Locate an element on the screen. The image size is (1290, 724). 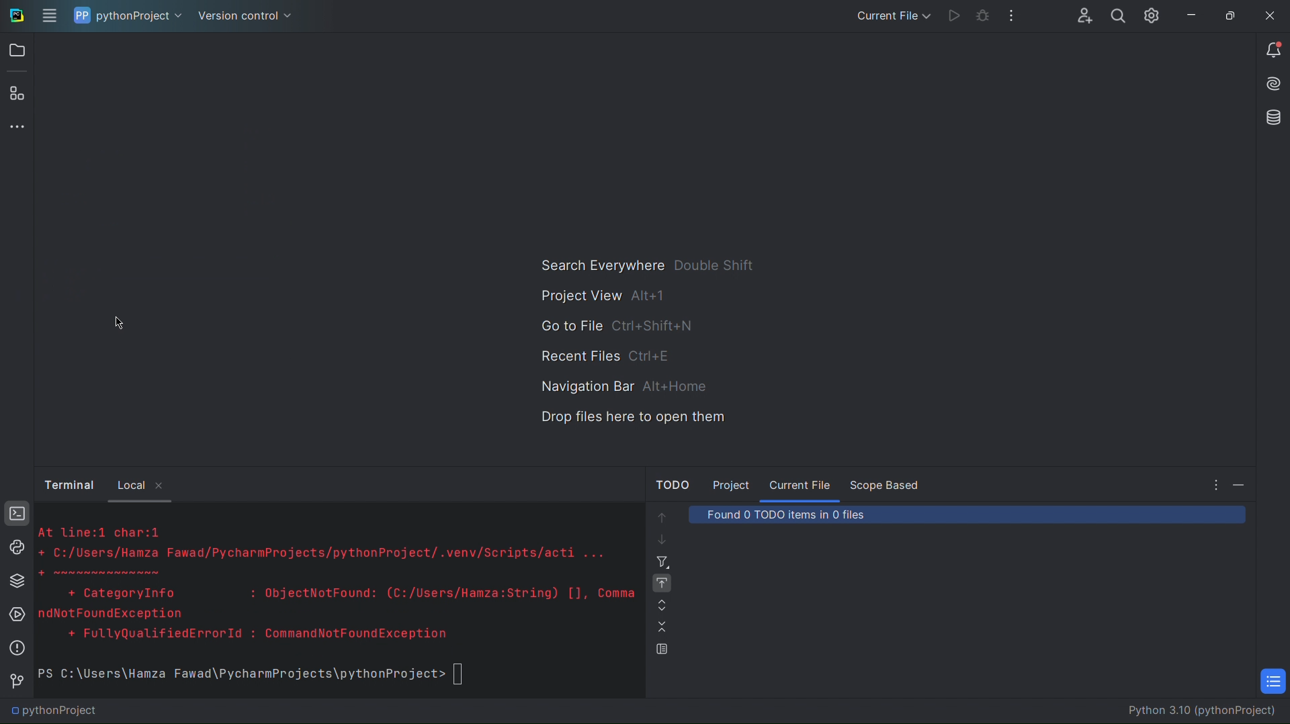
pythonProject is located at coordinates (57, 713).